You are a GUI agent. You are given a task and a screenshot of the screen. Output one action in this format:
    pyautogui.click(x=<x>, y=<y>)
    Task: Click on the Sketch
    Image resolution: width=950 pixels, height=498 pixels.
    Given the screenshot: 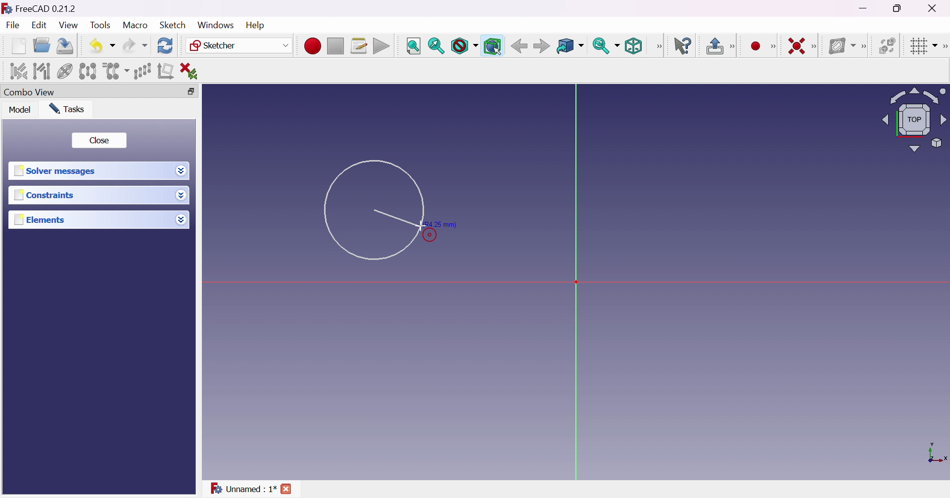 What is the action you would take?
    pyautogui.click(x=173, y=25)
    